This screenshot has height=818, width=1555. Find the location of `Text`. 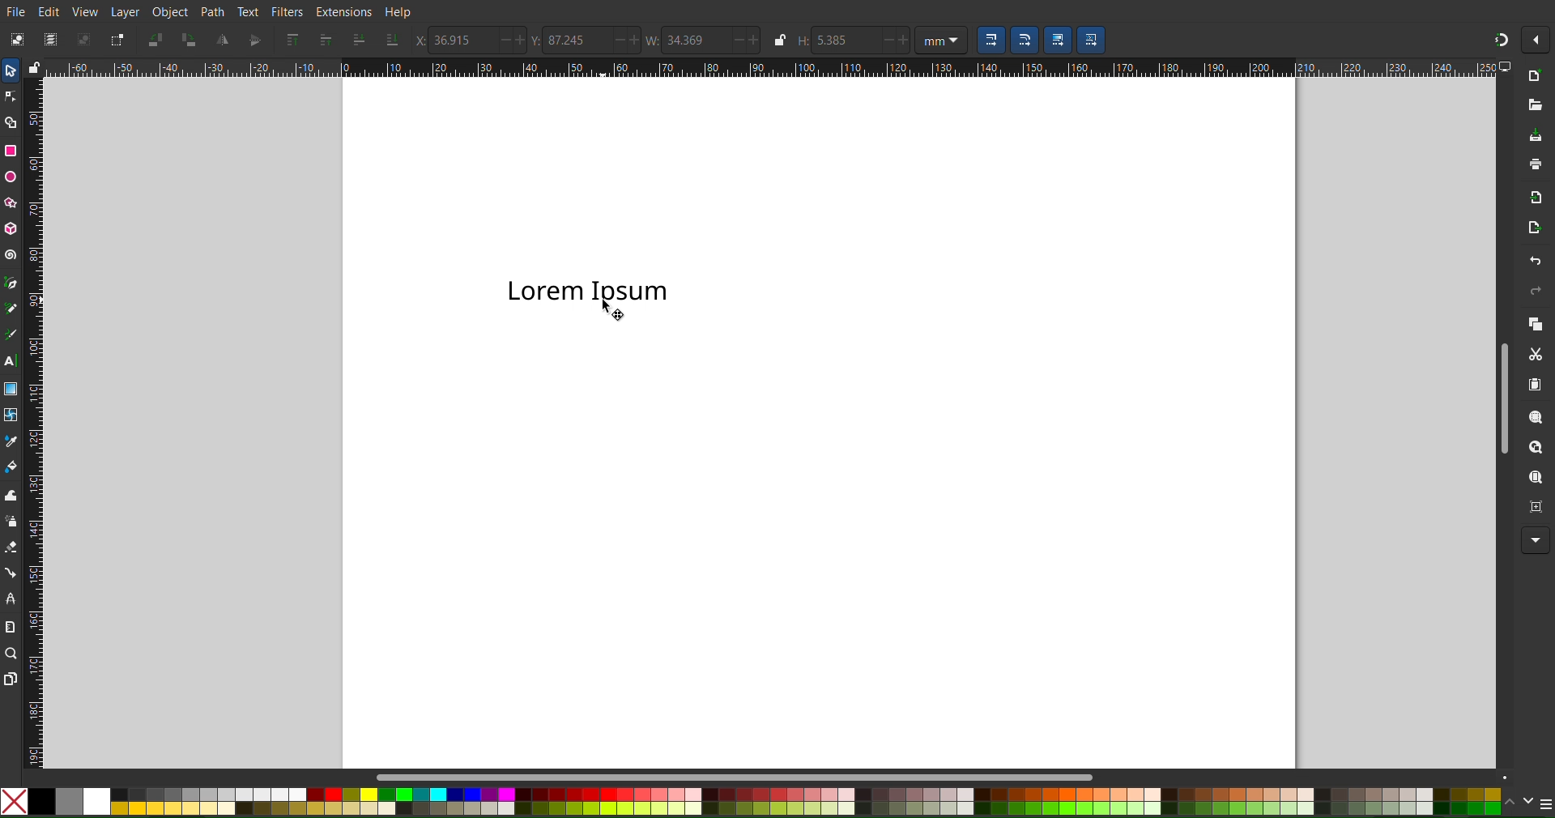

Text is located at coordinates (249, 11).